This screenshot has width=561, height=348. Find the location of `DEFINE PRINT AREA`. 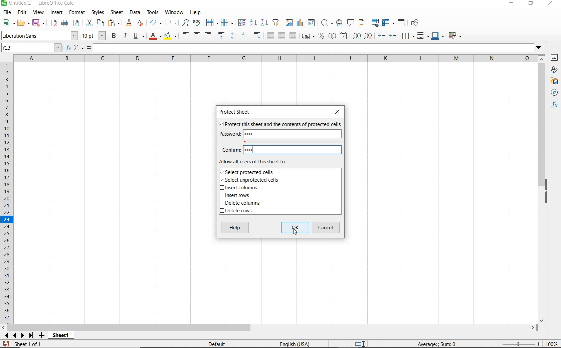

DEFINE PRINT AREA is located at coordinates (375, 23).